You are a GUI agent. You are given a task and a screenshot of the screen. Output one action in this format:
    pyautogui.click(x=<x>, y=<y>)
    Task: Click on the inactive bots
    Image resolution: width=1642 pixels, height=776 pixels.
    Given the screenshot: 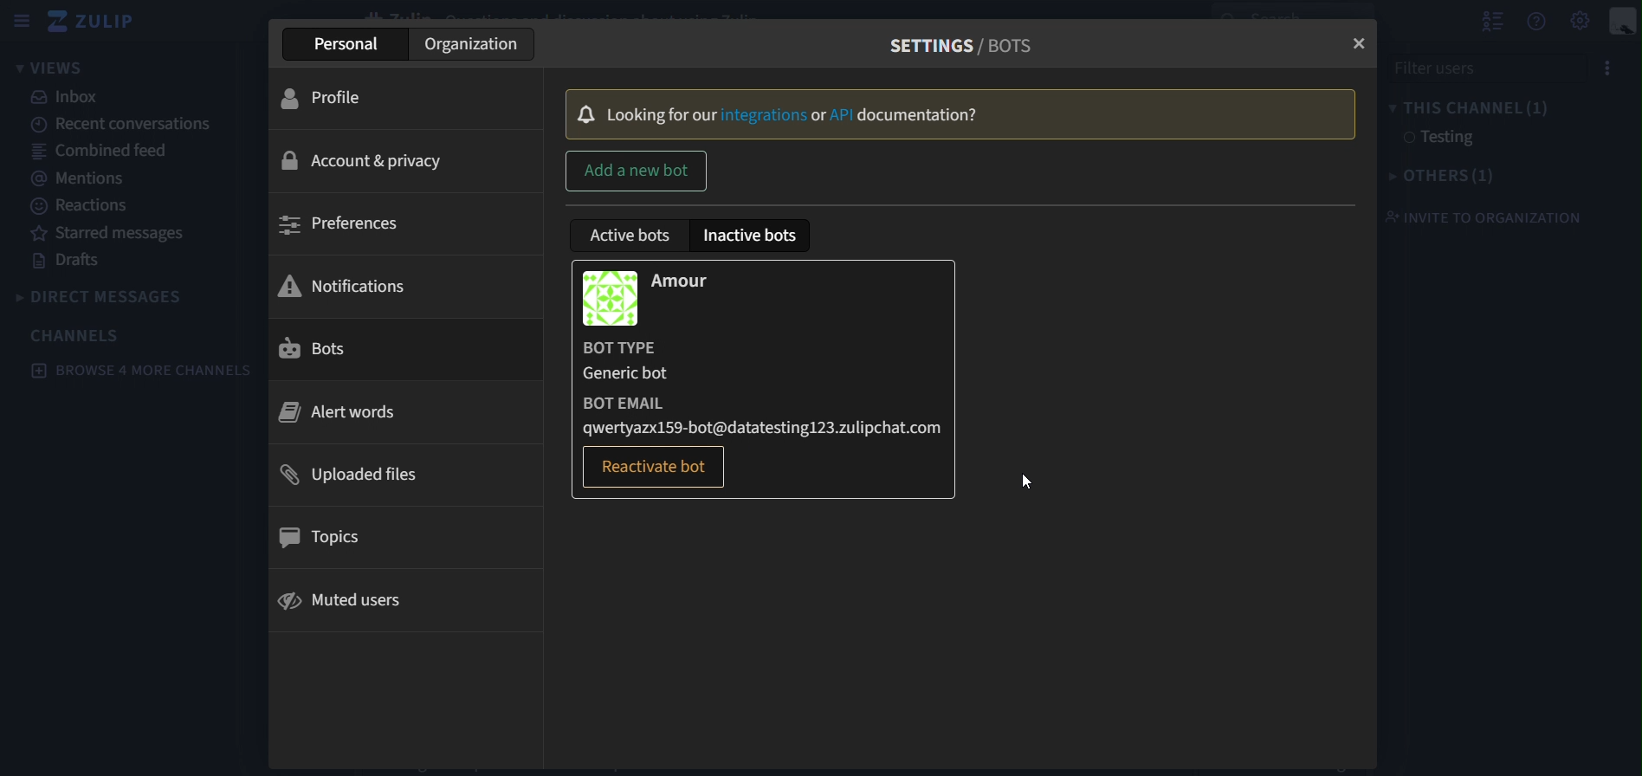 What is the action you would take?
    pyautogui.click(x=753, y=236)
    